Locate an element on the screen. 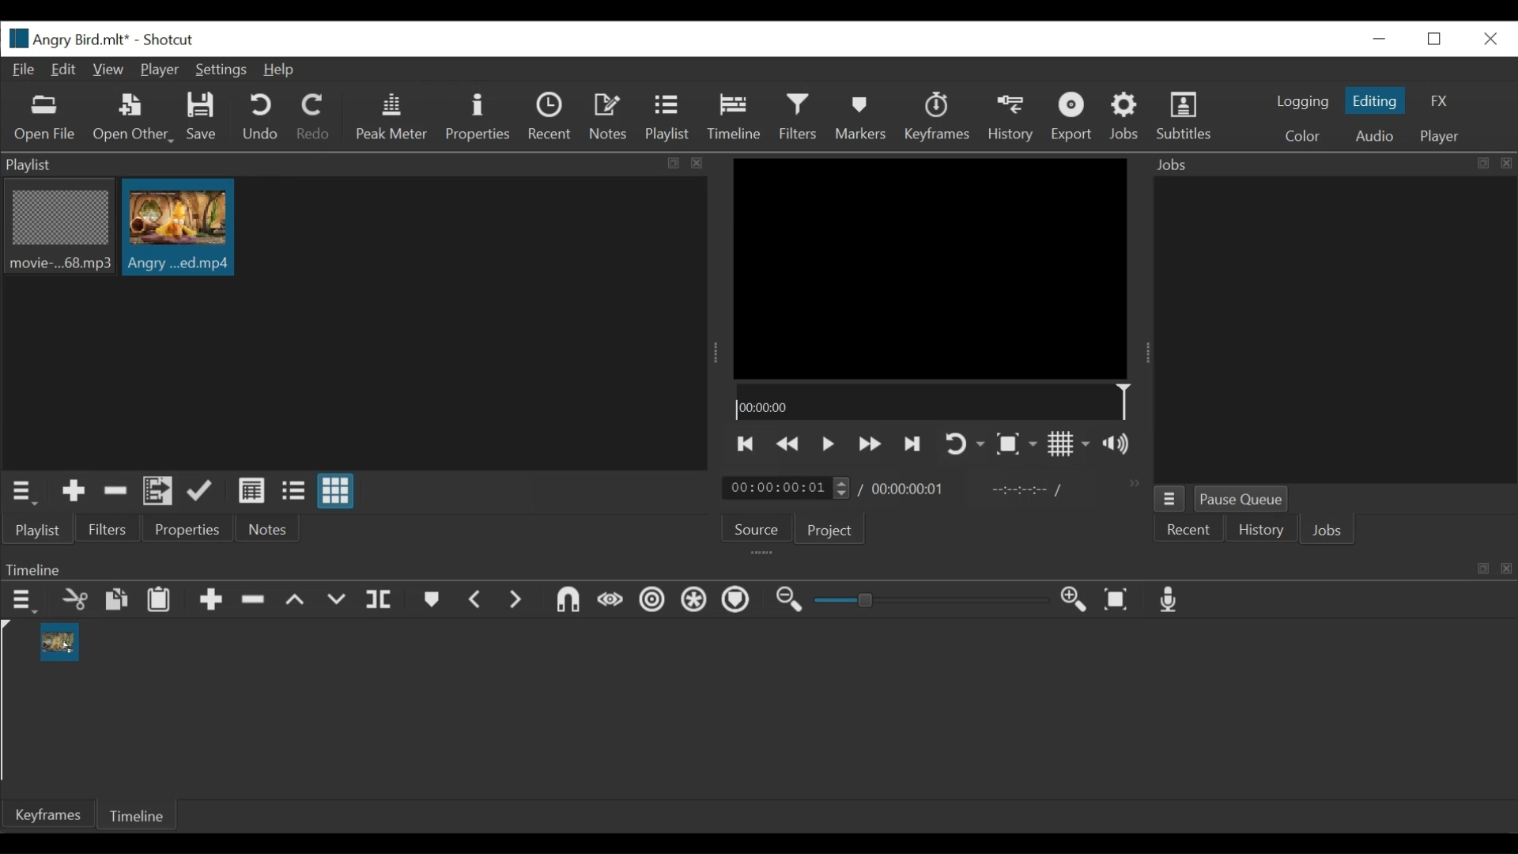 Image resolution: width=1518 pixels, height=854 pixels. Audio is located at coordinates (1372, 135).